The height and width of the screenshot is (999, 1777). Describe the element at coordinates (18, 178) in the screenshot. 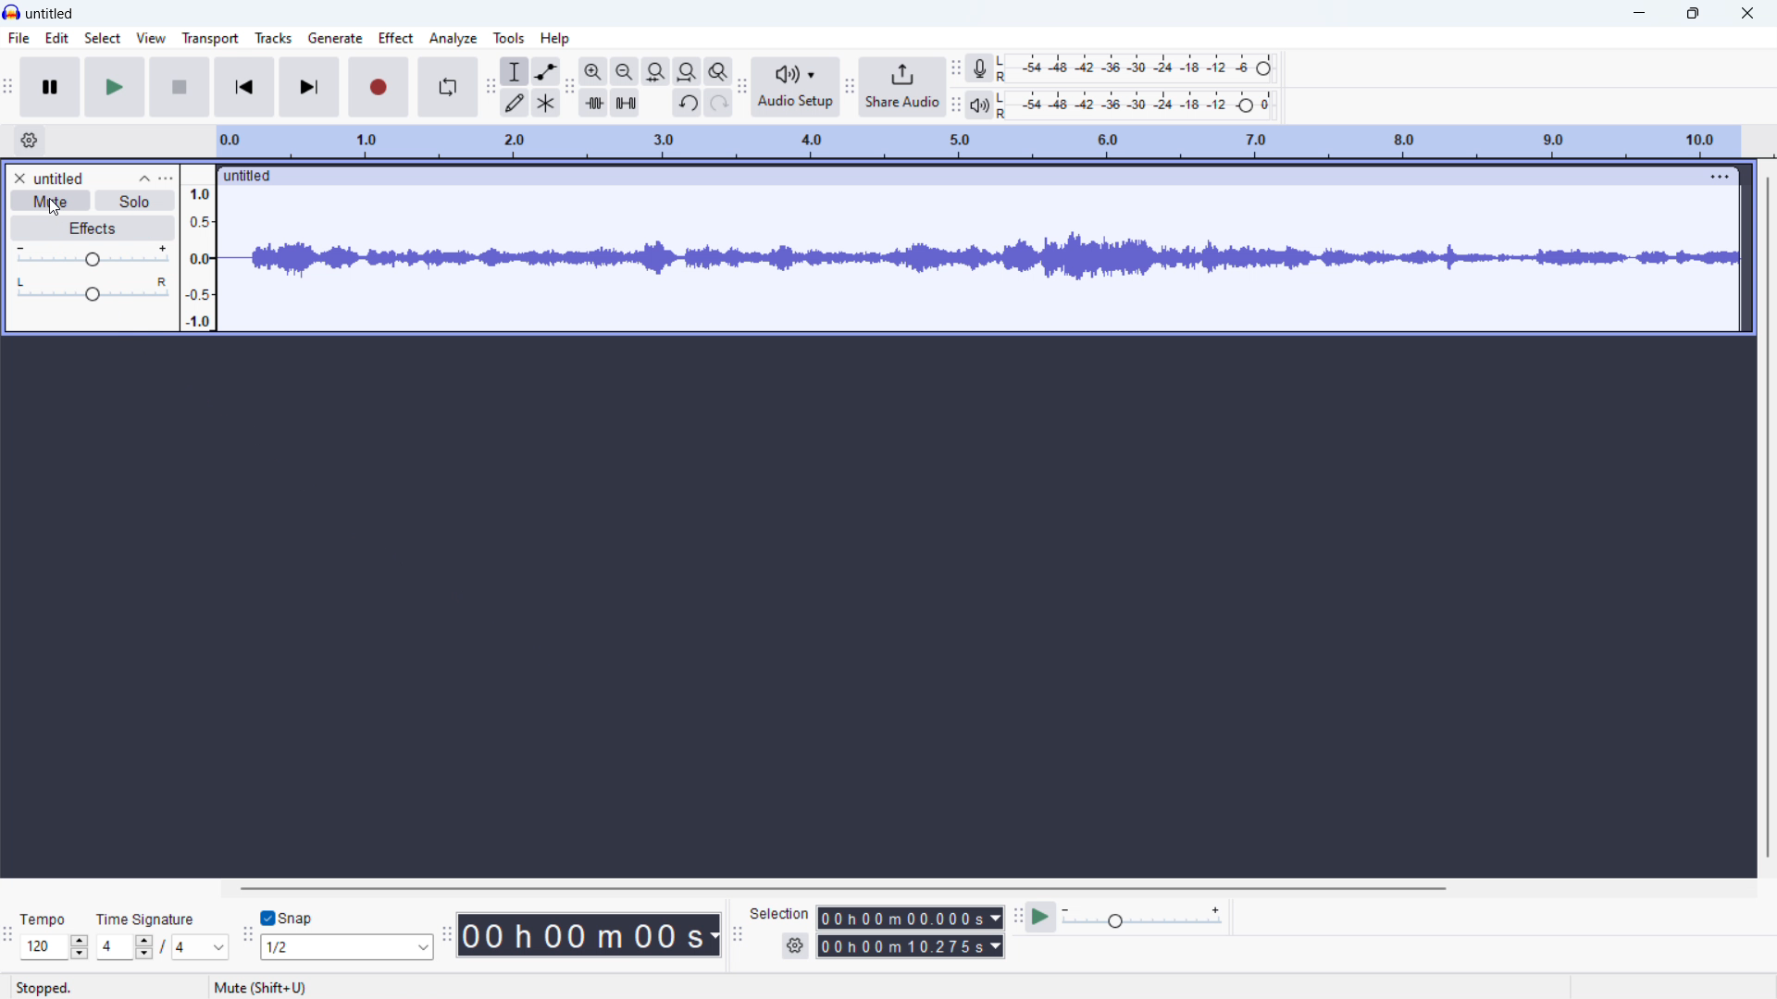

I see `remove track` at that location.